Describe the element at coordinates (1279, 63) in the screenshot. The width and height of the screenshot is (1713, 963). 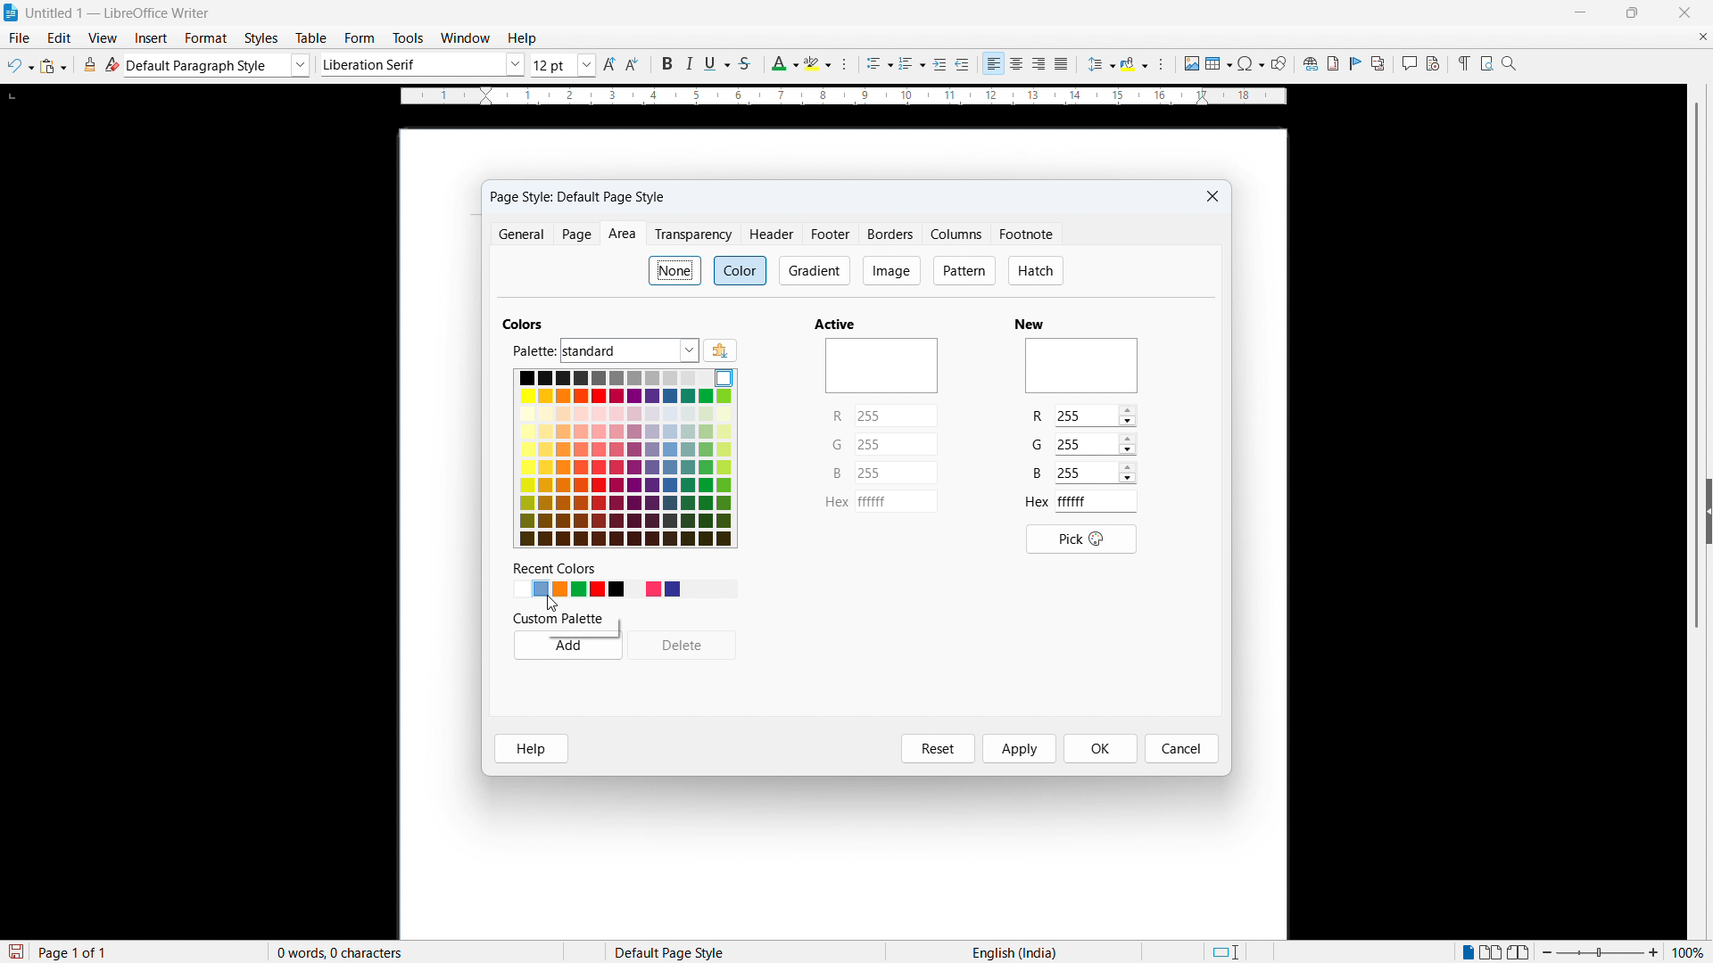
I see `Show draw functions ` at that location.